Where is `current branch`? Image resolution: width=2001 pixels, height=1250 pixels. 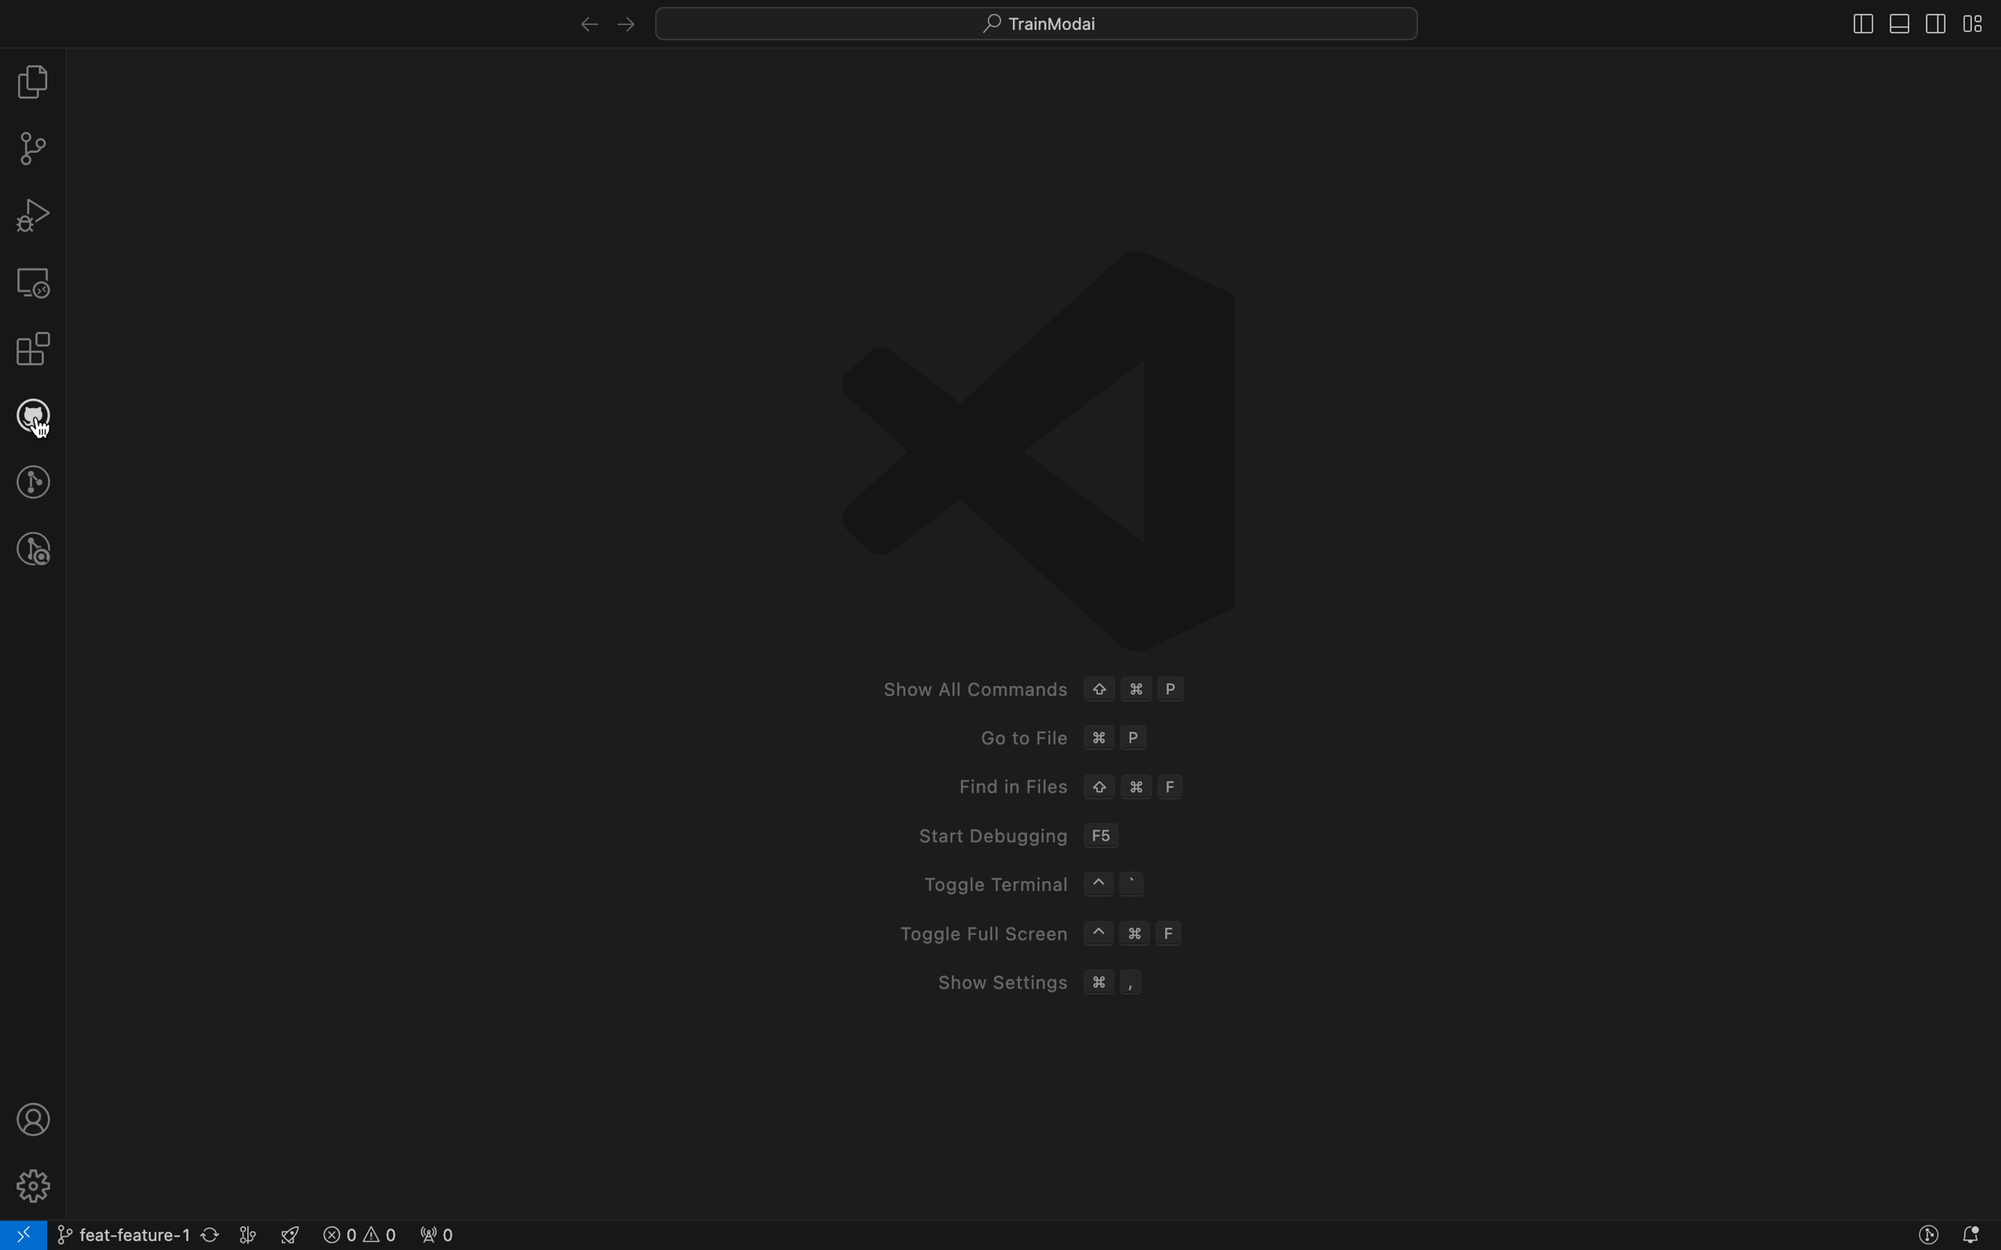
current branch is located at coordinates (158, 1231).